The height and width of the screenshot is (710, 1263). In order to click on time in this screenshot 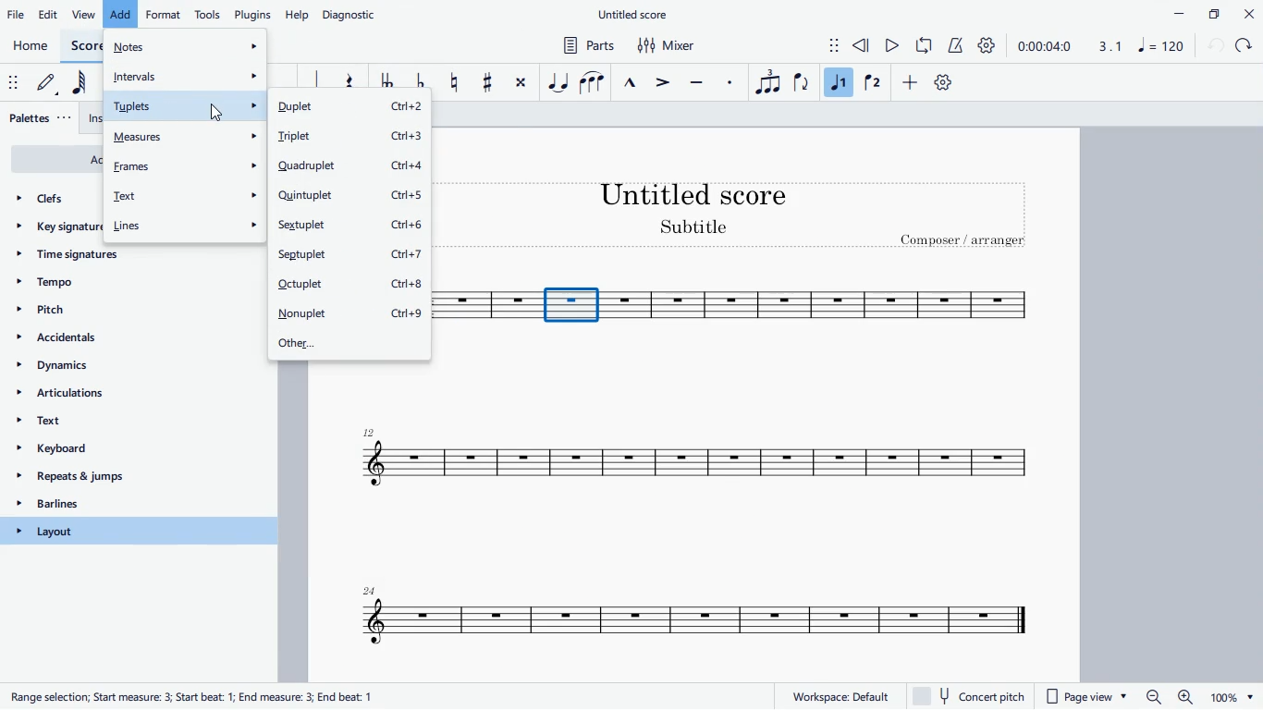, I will do `click(1044, 45)`.